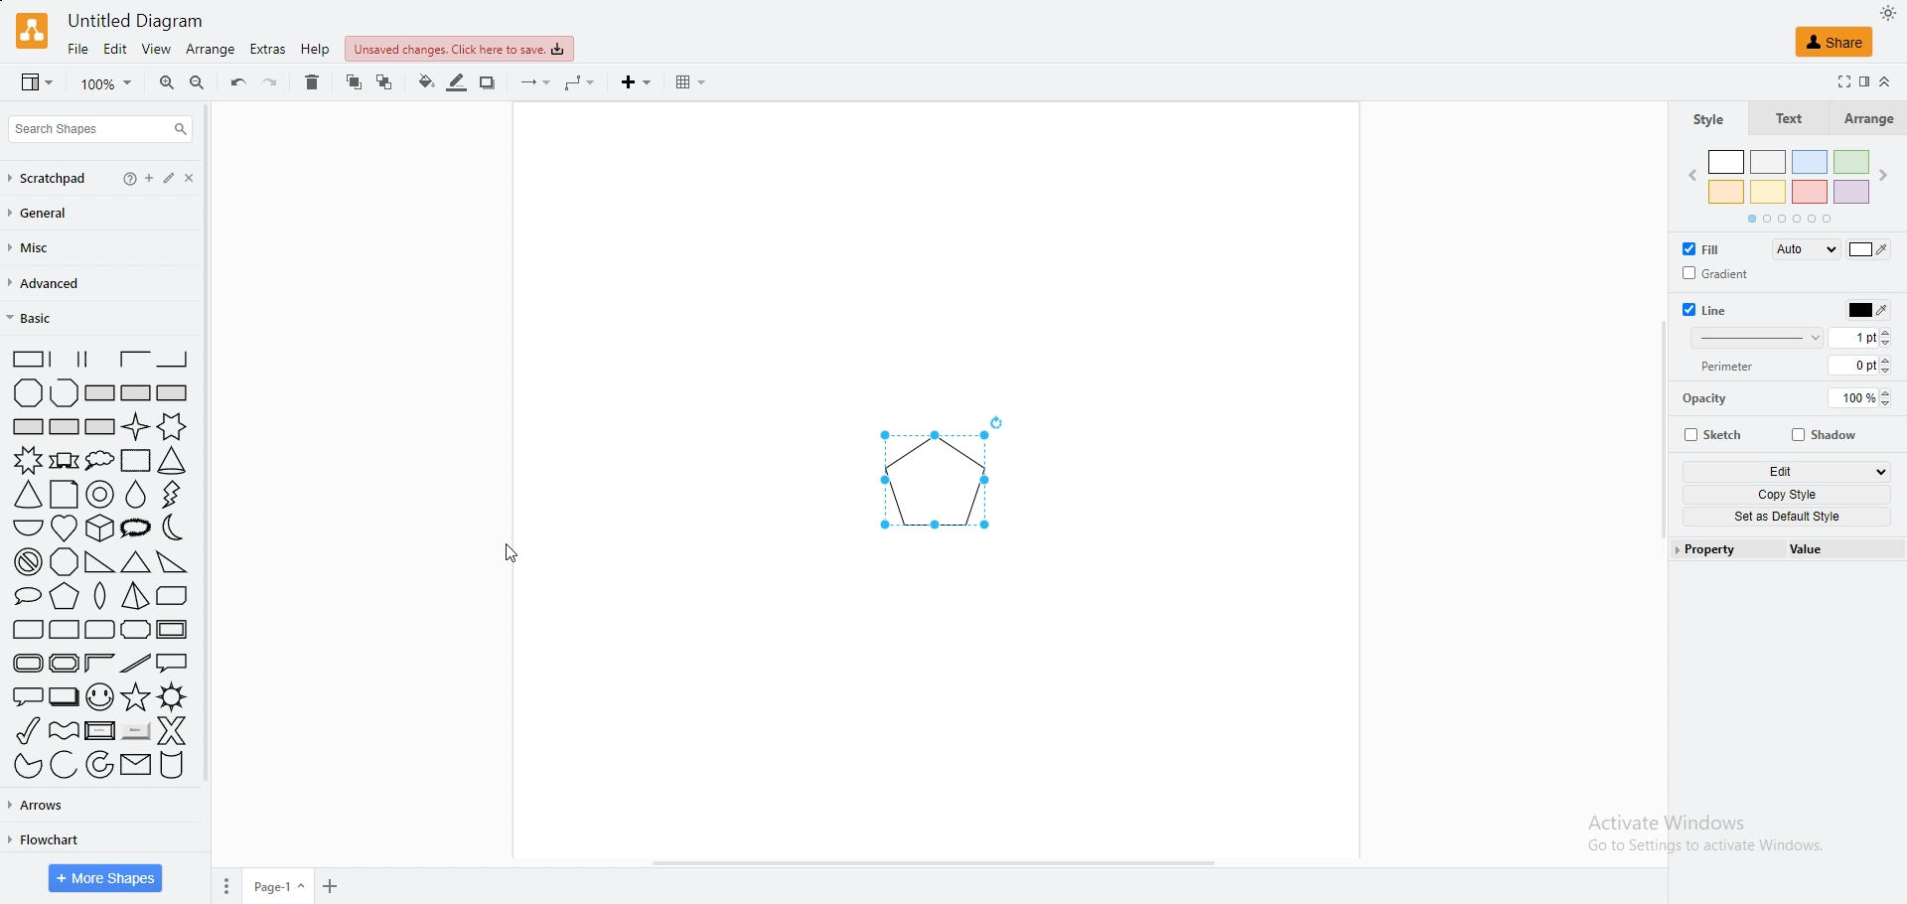  What do you see at coordinates (135, 393) in the screenshot?
I see `rectangle with reverse diagonal fill` at bounding box center [135, 393].